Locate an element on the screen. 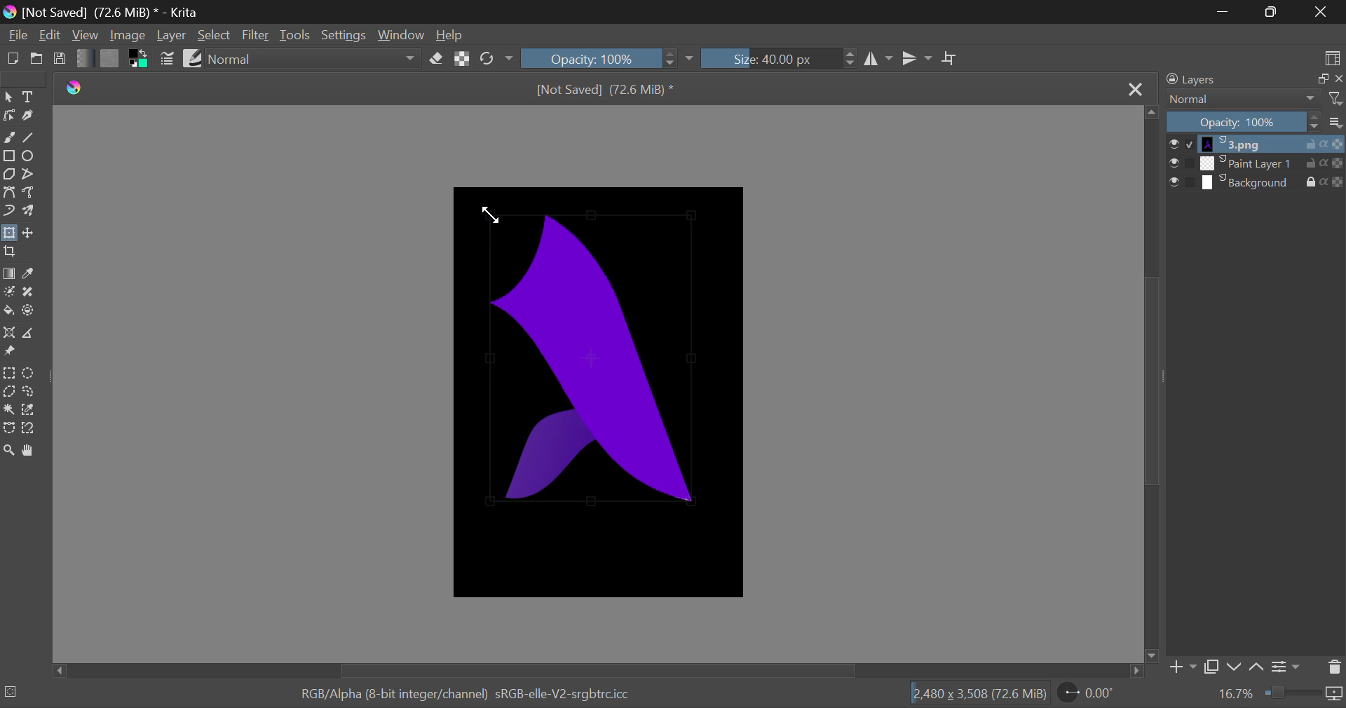  Measurements is located at coordinates (33, 333).